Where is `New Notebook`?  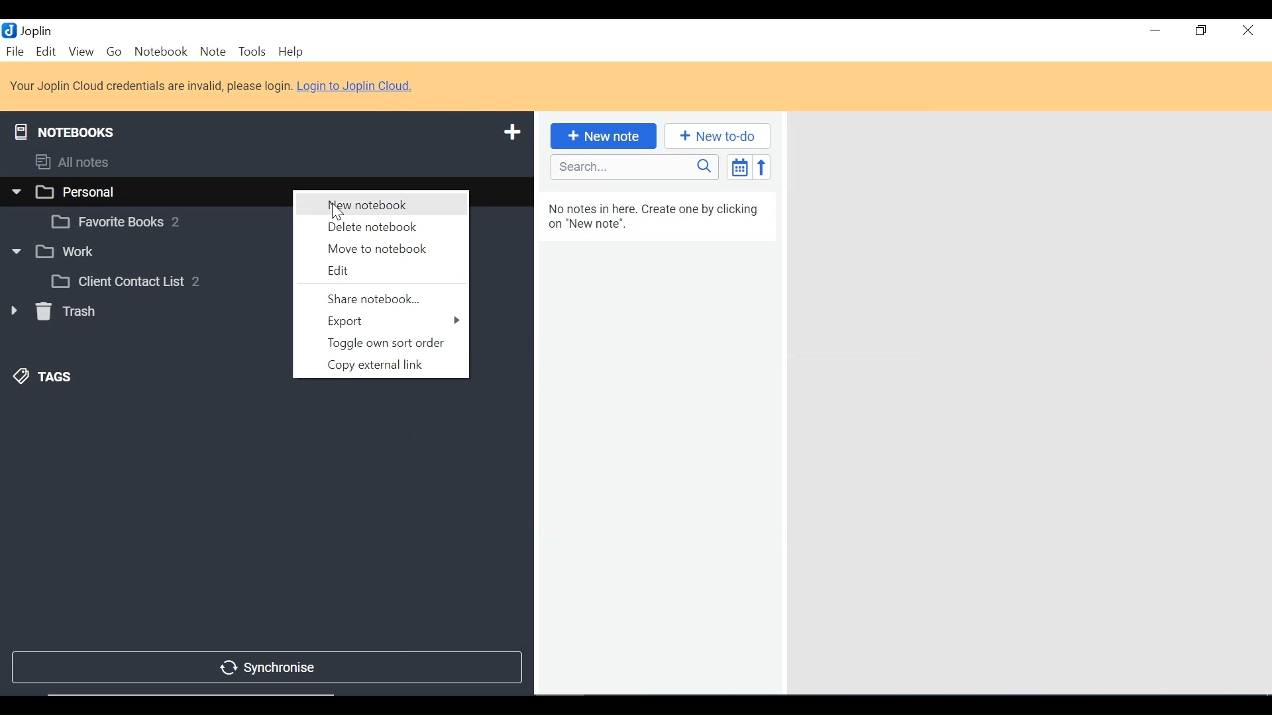
New Notebook is located at coordinates (378, 203).